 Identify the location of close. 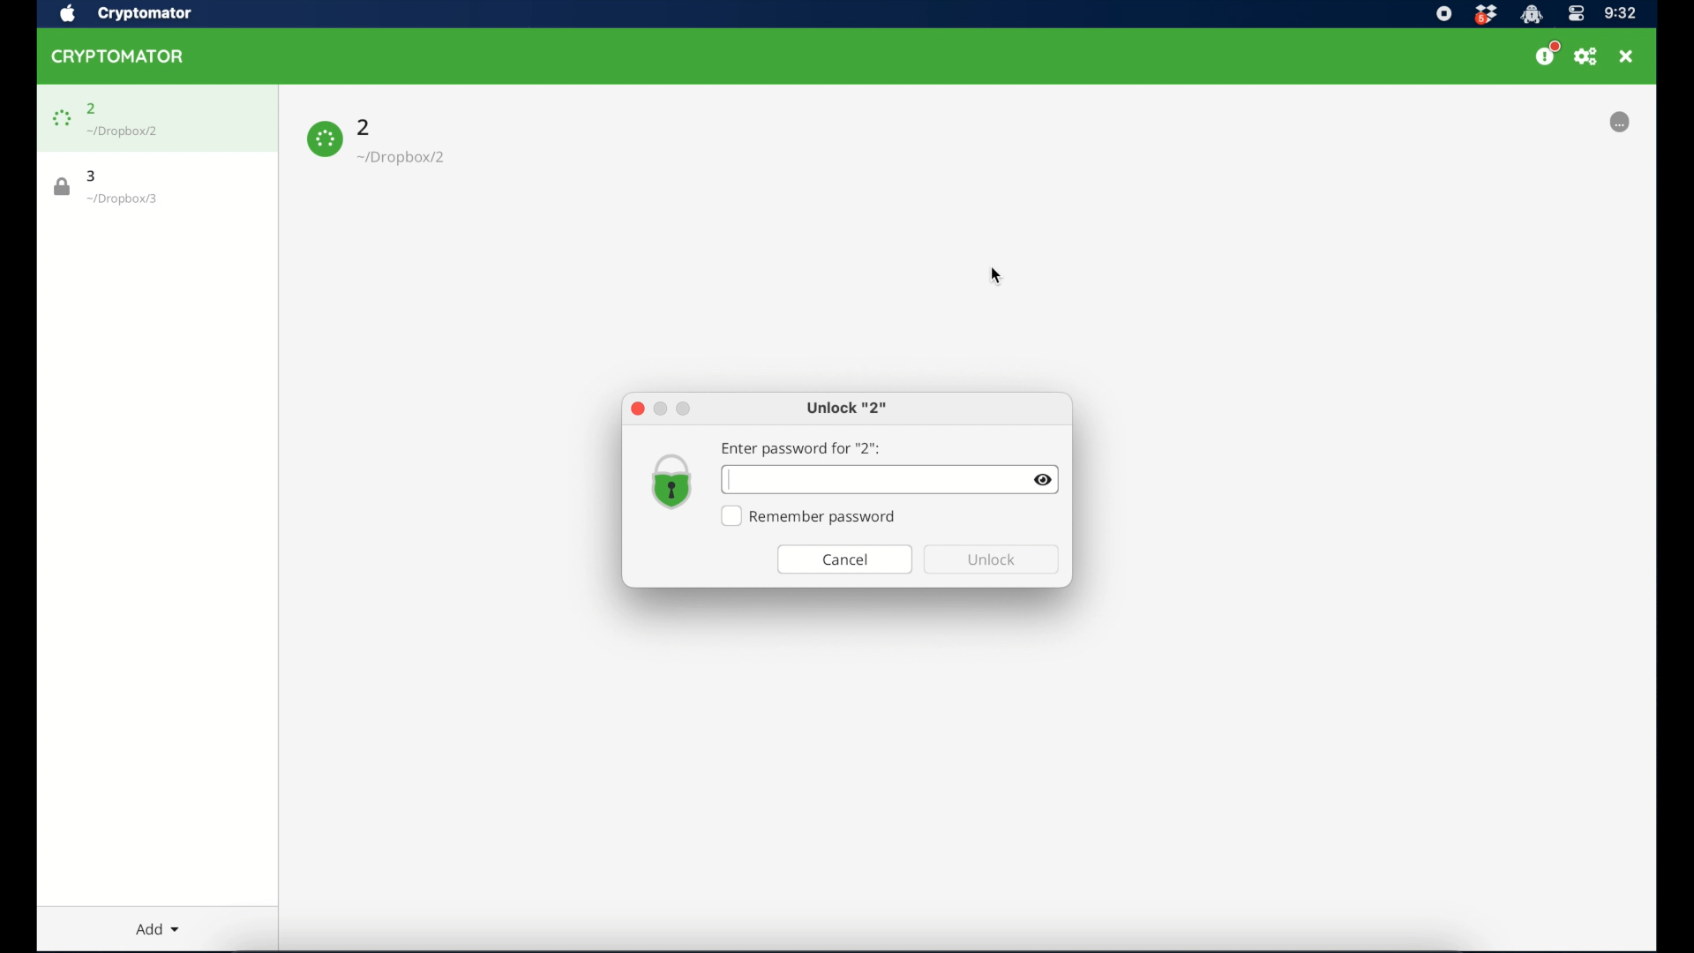
(1628, 56).